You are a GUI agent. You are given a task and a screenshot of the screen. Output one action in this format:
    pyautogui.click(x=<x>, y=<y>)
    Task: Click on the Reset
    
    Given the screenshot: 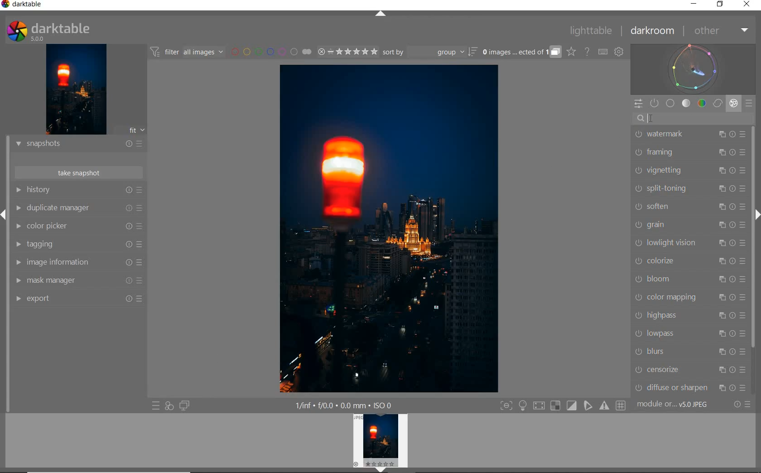 What is the action you would take?
    pyautogui.click(x=733, y=352)
    